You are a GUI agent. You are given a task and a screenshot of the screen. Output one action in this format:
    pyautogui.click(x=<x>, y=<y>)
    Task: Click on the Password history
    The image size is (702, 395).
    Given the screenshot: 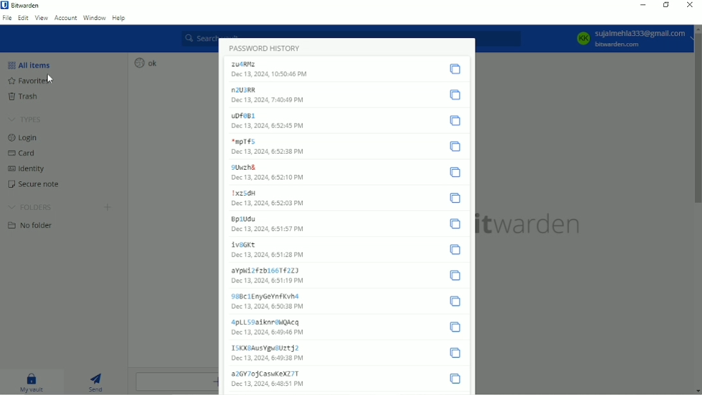 What is the action you would take?
    pyautogui.click(x=265, y=46)
    